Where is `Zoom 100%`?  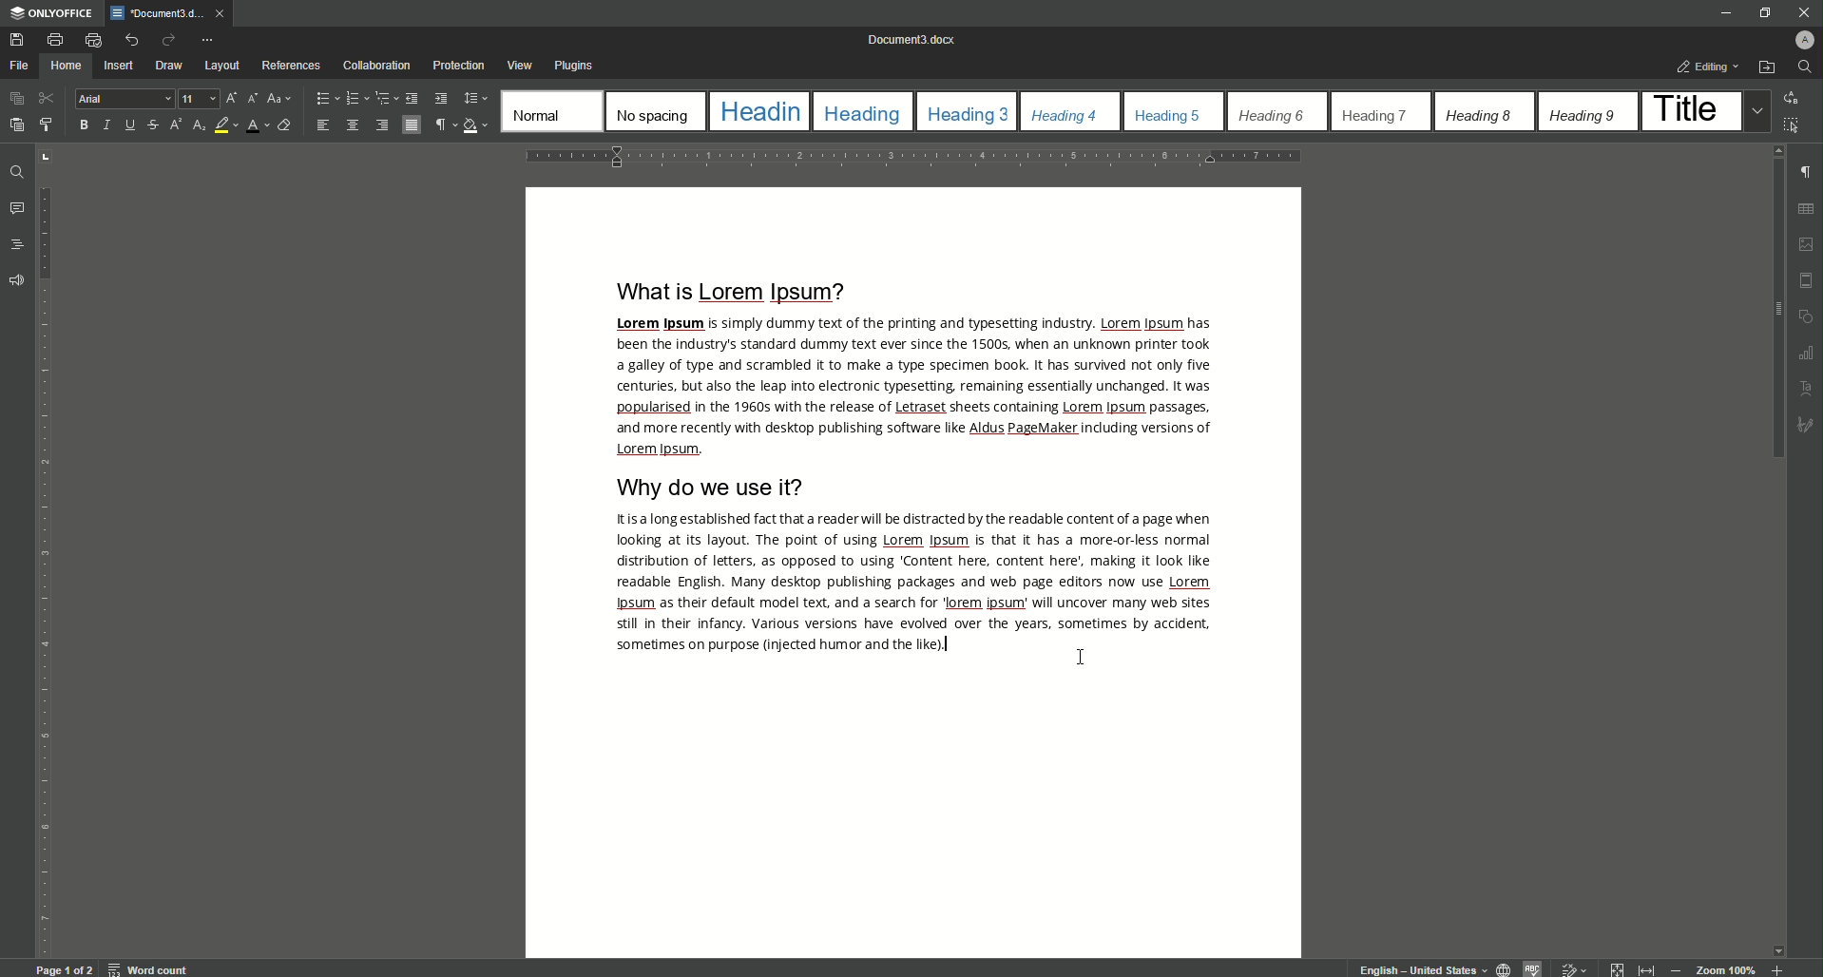 Zoom 100% is located at coordinates (1725, 969).